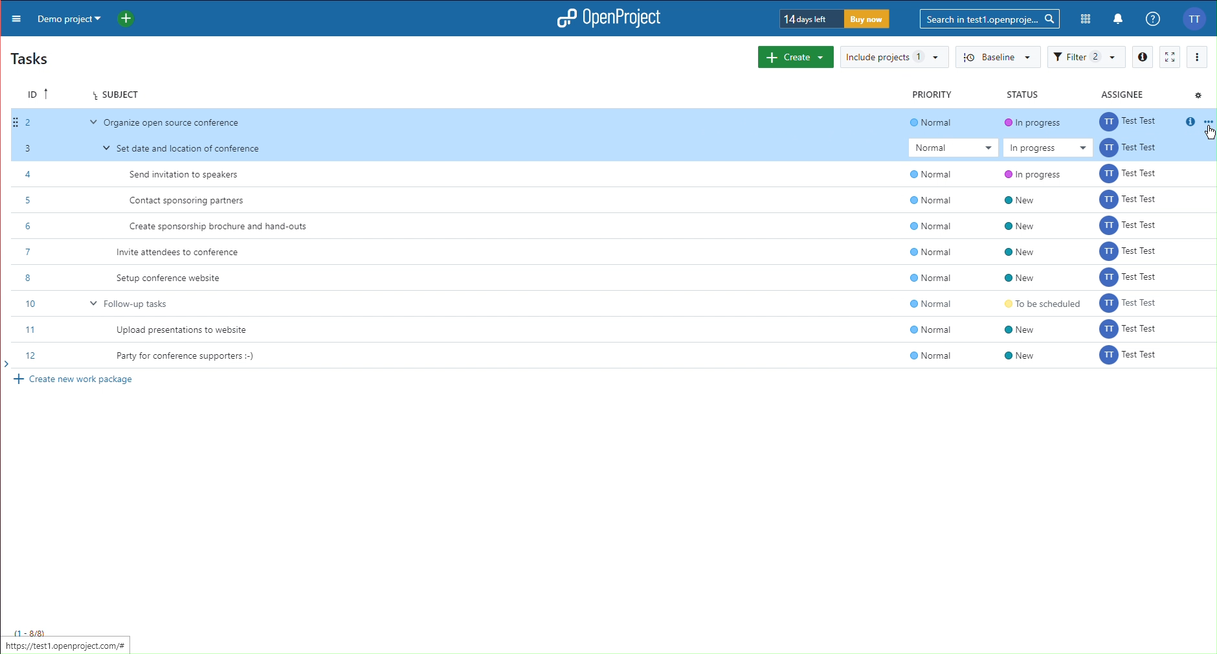 The height and width of the screenshot is (654, 1217). I want to click on assignee, so click(1122, 239).